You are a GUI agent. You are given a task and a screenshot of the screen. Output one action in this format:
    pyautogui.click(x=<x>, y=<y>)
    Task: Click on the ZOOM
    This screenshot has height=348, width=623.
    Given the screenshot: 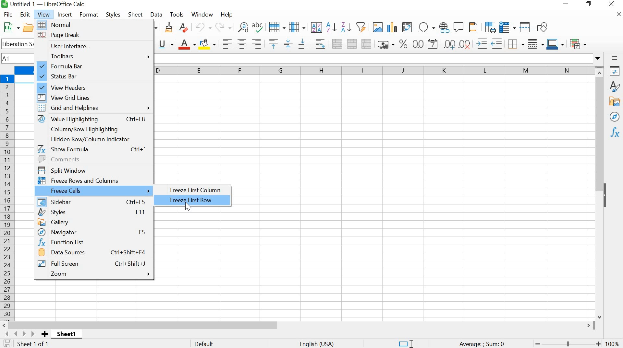 What is the action you would take?
    pyautogui.click(x=96, y=274)
    